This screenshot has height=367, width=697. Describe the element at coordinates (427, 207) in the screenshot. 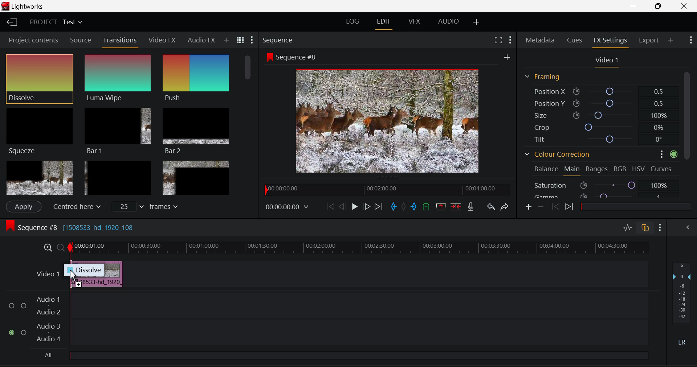

I see `Mark Cue` at that location.